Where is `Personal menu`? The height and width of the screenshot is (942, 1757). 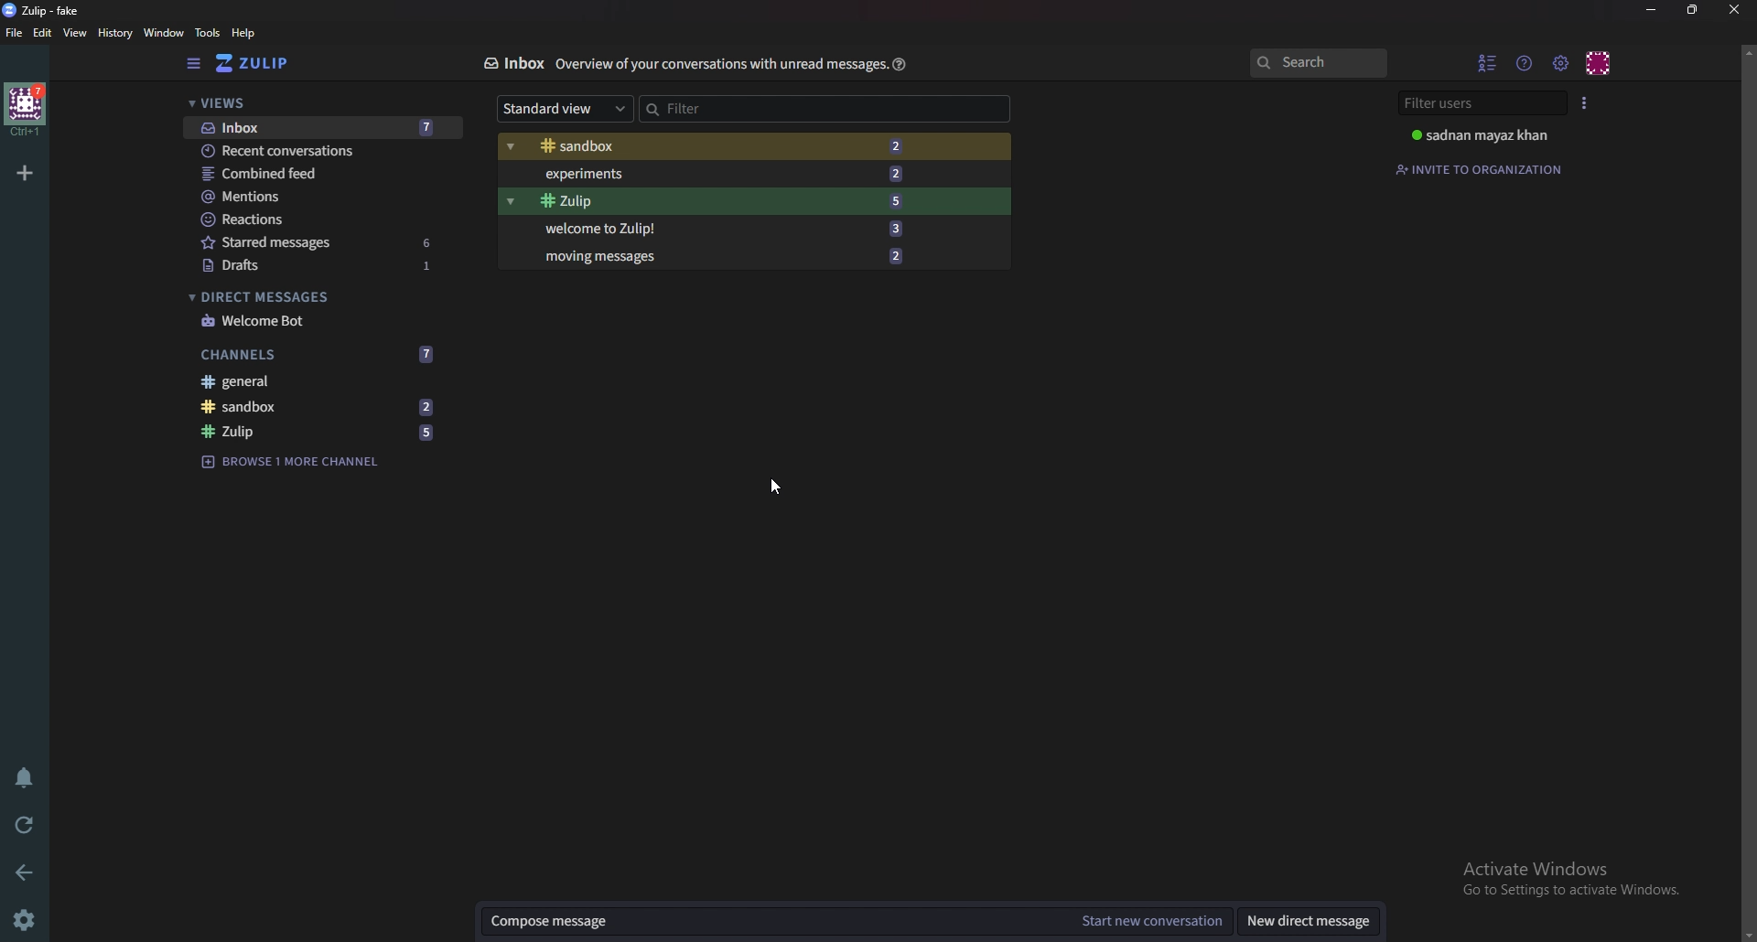 Personal menu is located at coordinates (1601, 61).